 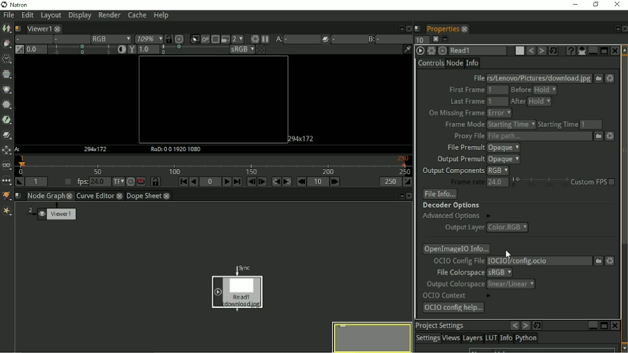 What do you see at coordinates (99, 196) in the screenshot?
I see `Curve Editor` at bounding box center [99, 196].